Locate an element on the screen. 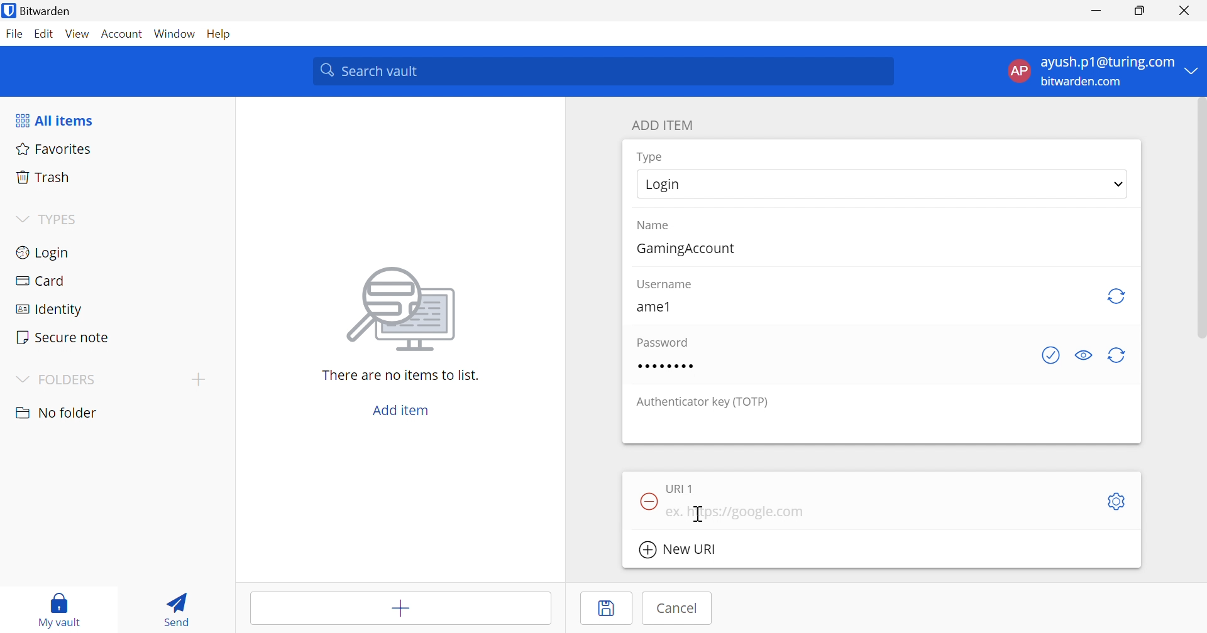  Remove is located at coordinates (647, 500).